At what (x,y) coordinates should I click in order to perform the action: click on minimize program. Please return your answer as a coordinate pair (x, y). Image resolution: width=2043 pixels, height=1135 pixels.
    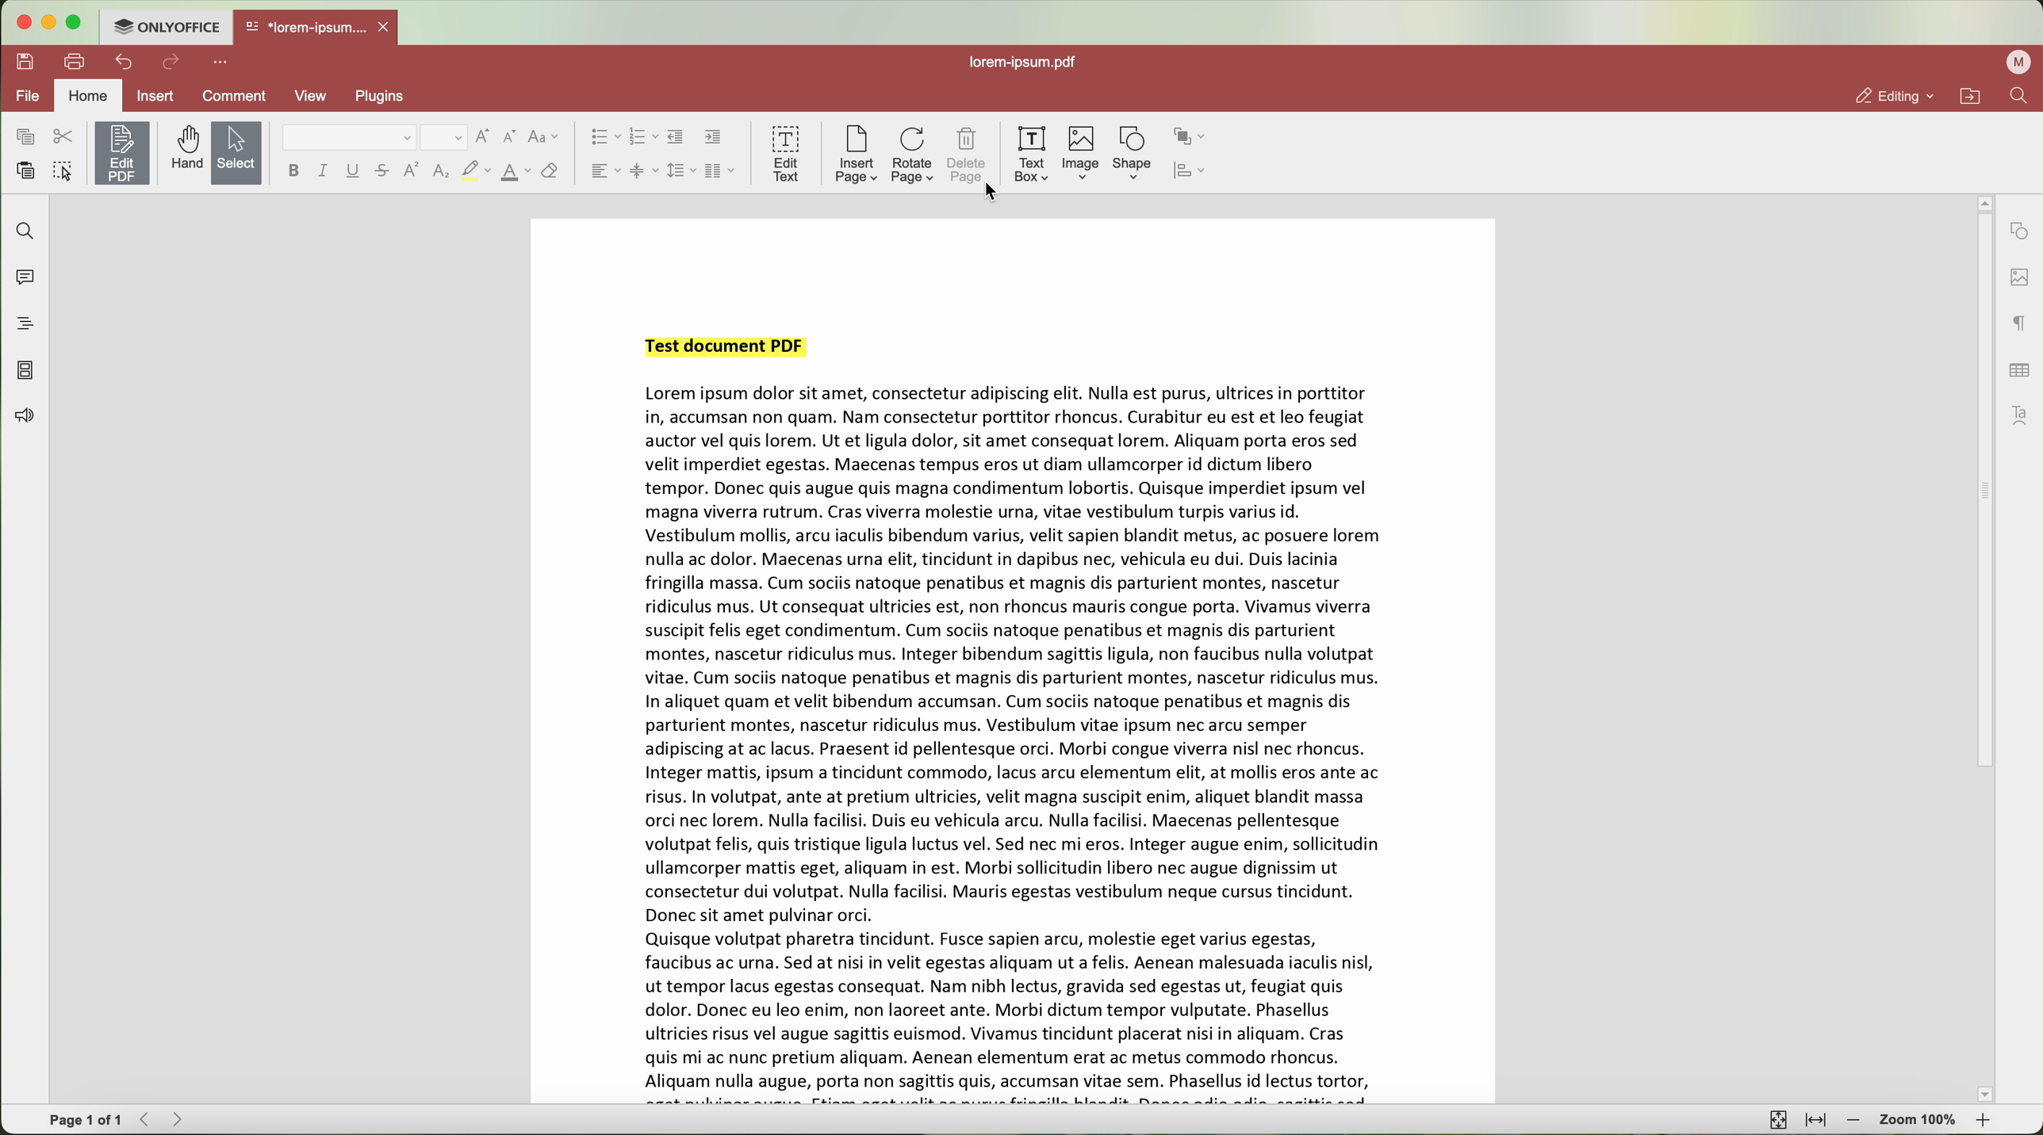
    Looking at the image, I should click on (52, 24).